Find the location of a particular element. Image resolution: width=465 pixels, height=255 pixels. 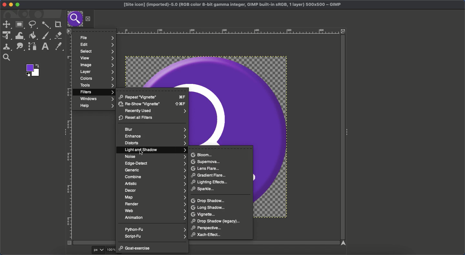

Layers is located at coordinates (97, 72).